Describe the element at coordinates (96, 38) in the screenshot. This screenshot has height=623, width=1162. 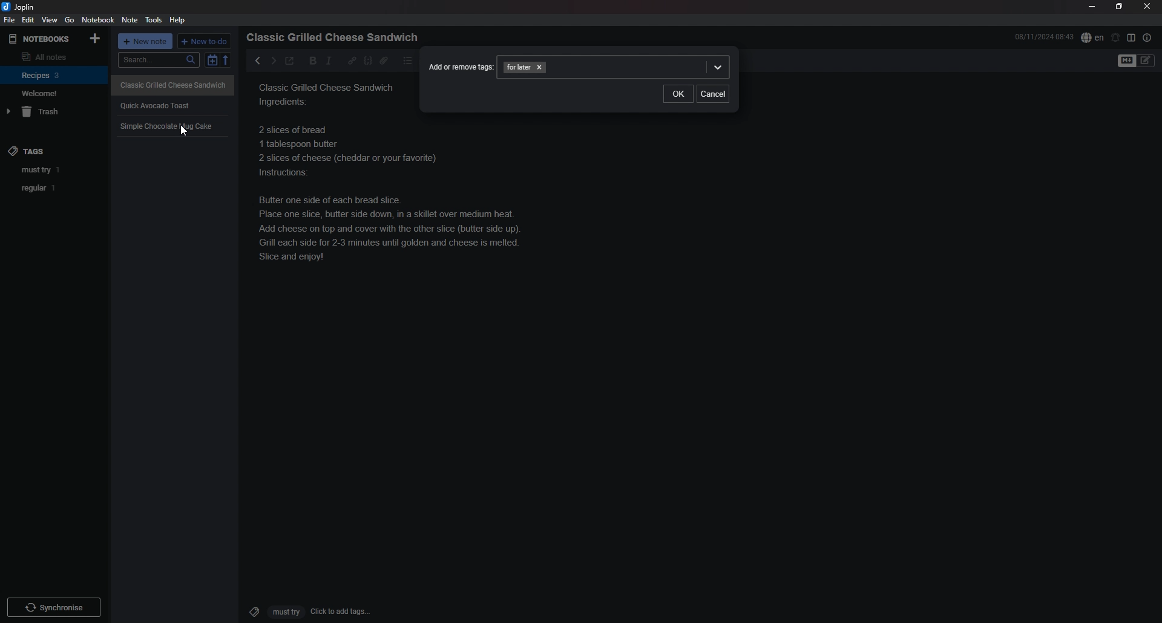
I see `add notebook` at that location.